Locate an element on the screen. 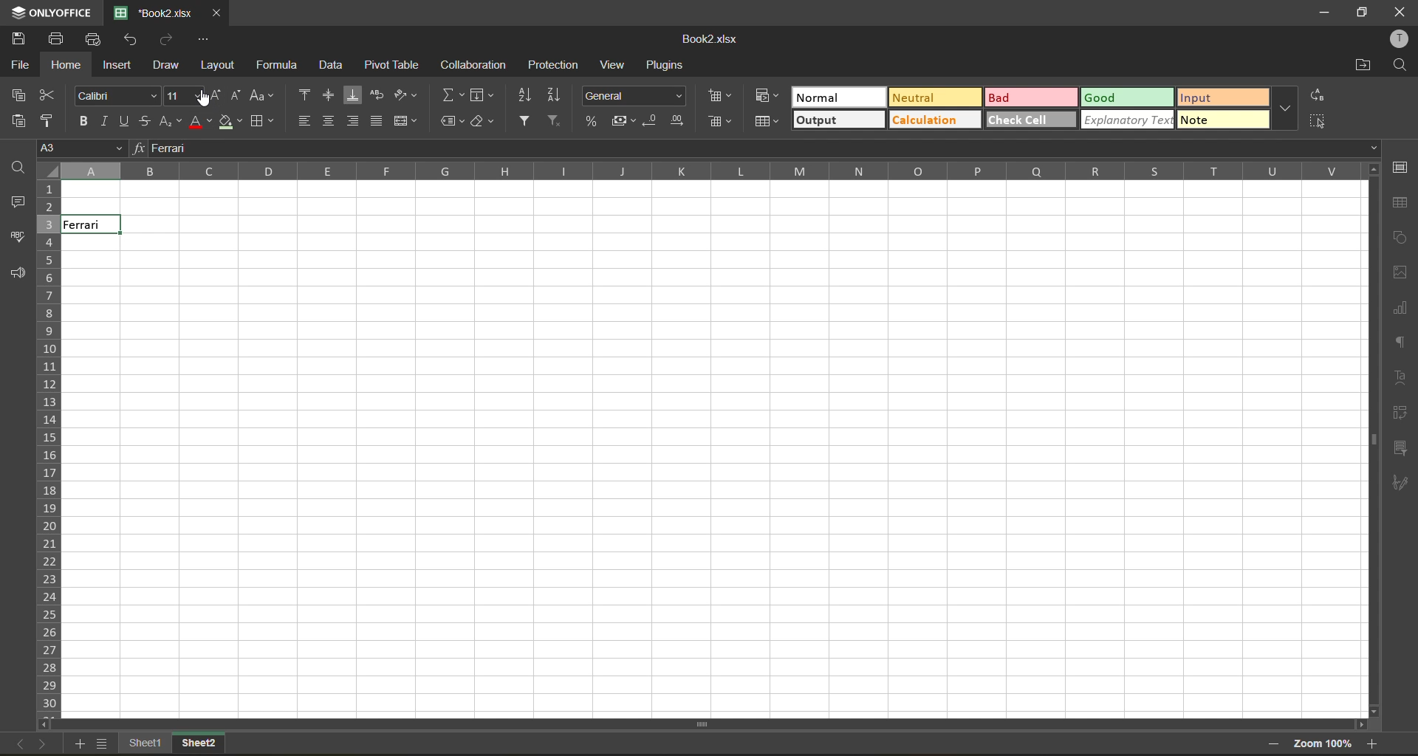 The height and width of the screenshot is (756, 1418). bad is located at coordinates (1030, 99).